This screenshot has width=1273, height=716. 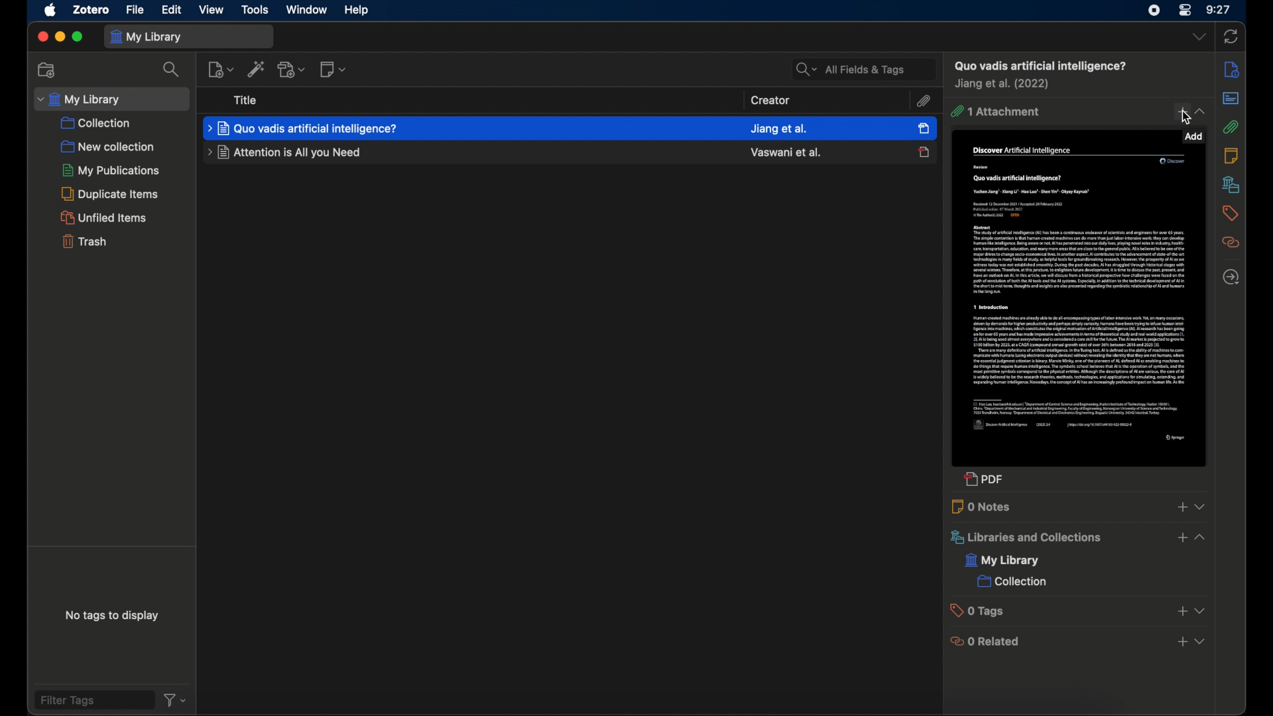 I want to click on selected icon, so click(x=924, y=128).